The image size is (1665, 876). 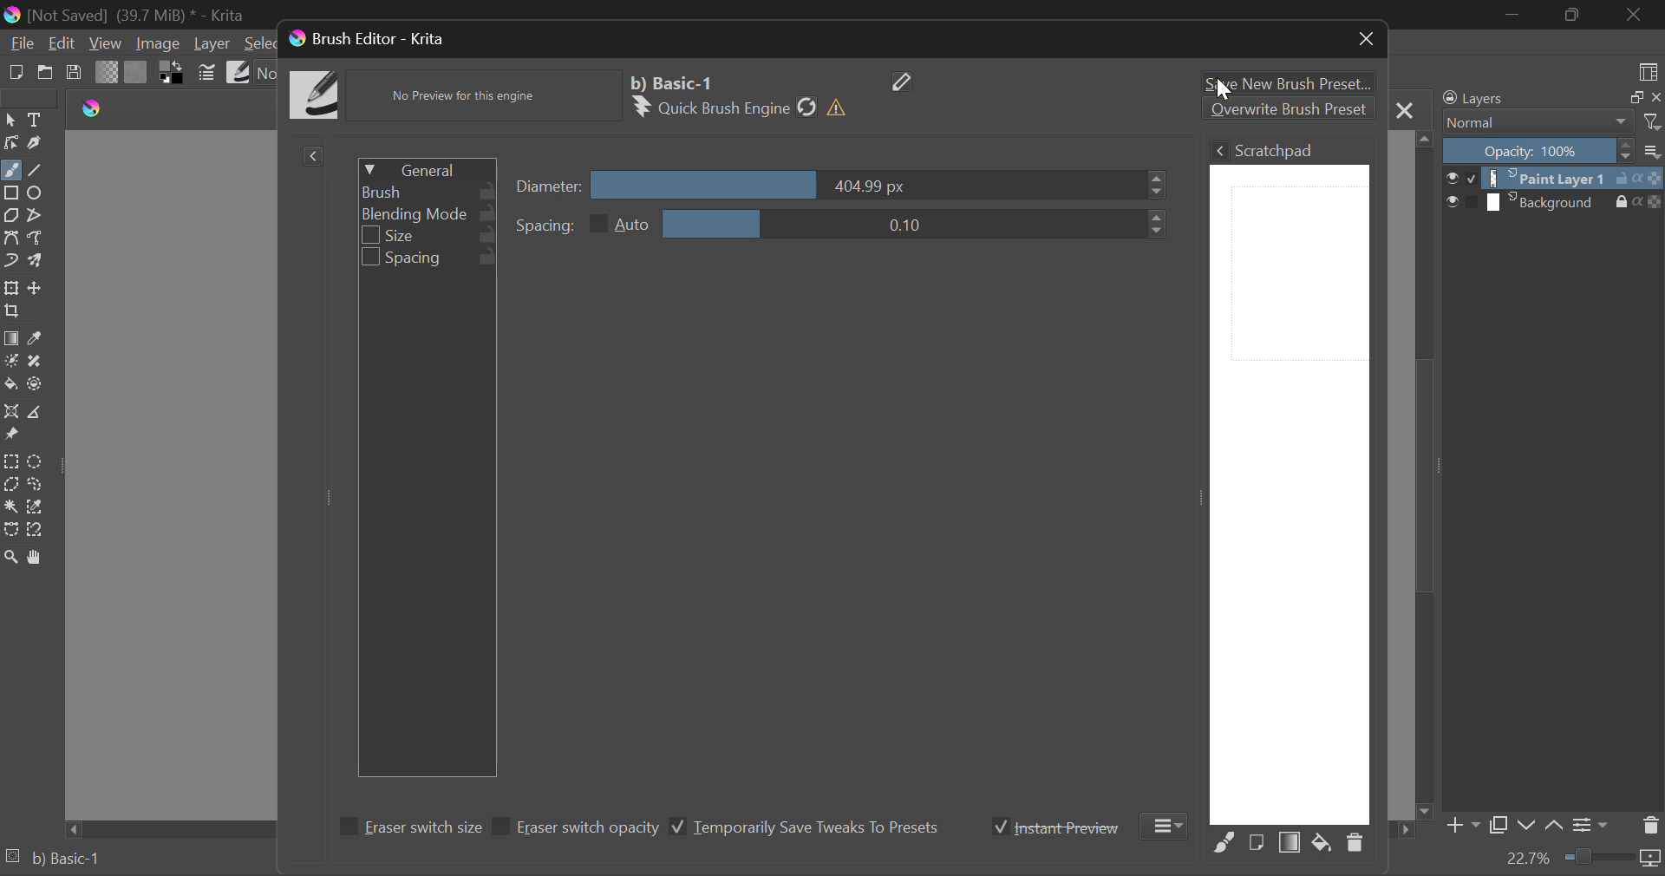 I want to click on Temporarily Save Tweaks To Presets, so click(x=805, y=827).